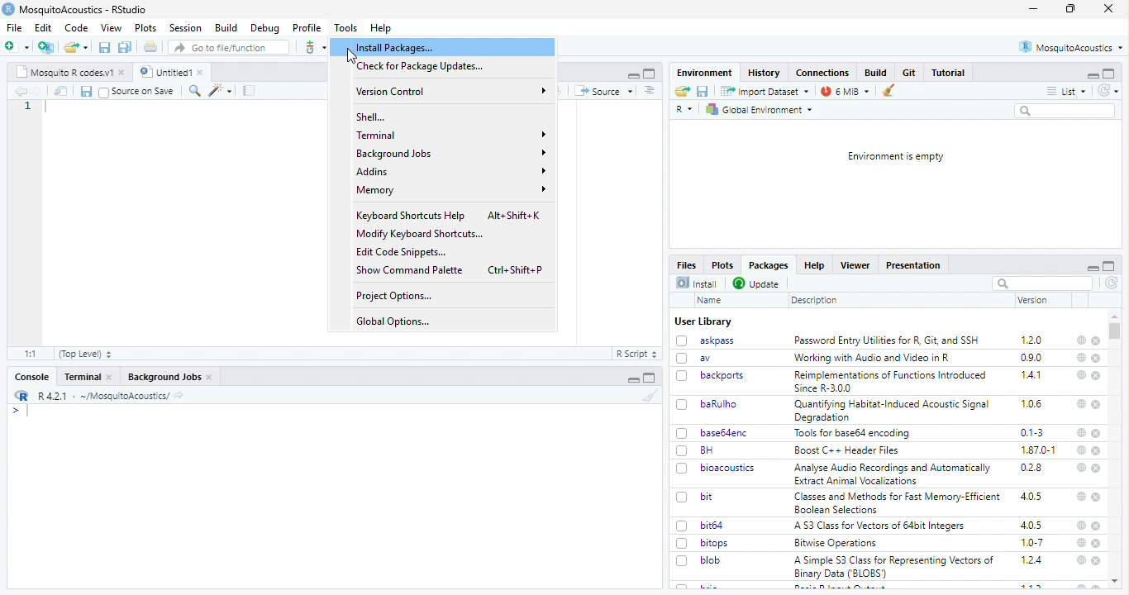 Image resolution: width=1129 pixels, height=595 pixels. What do you see at coordinates (726, 433) in the screenshot?
I see `base64enc` at bounding box center [726, 433].